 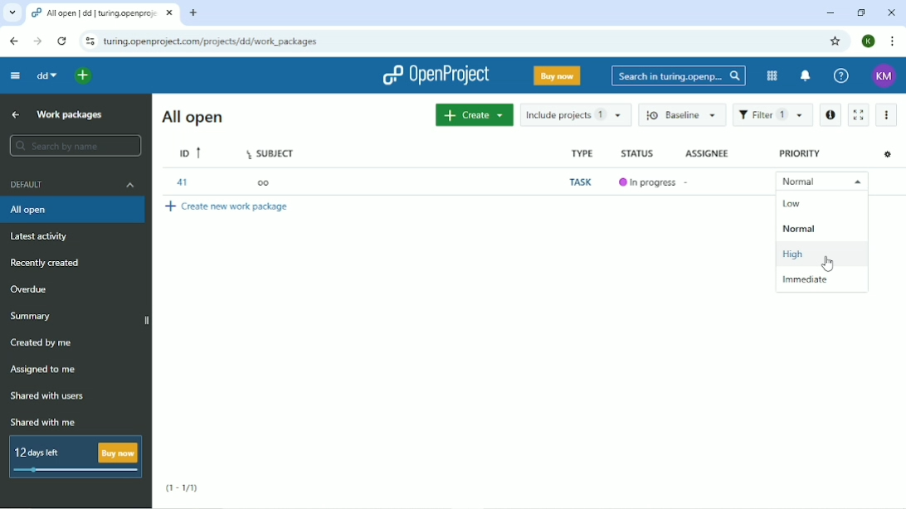 I want to click on Work packages, so click(x=72, y=114).